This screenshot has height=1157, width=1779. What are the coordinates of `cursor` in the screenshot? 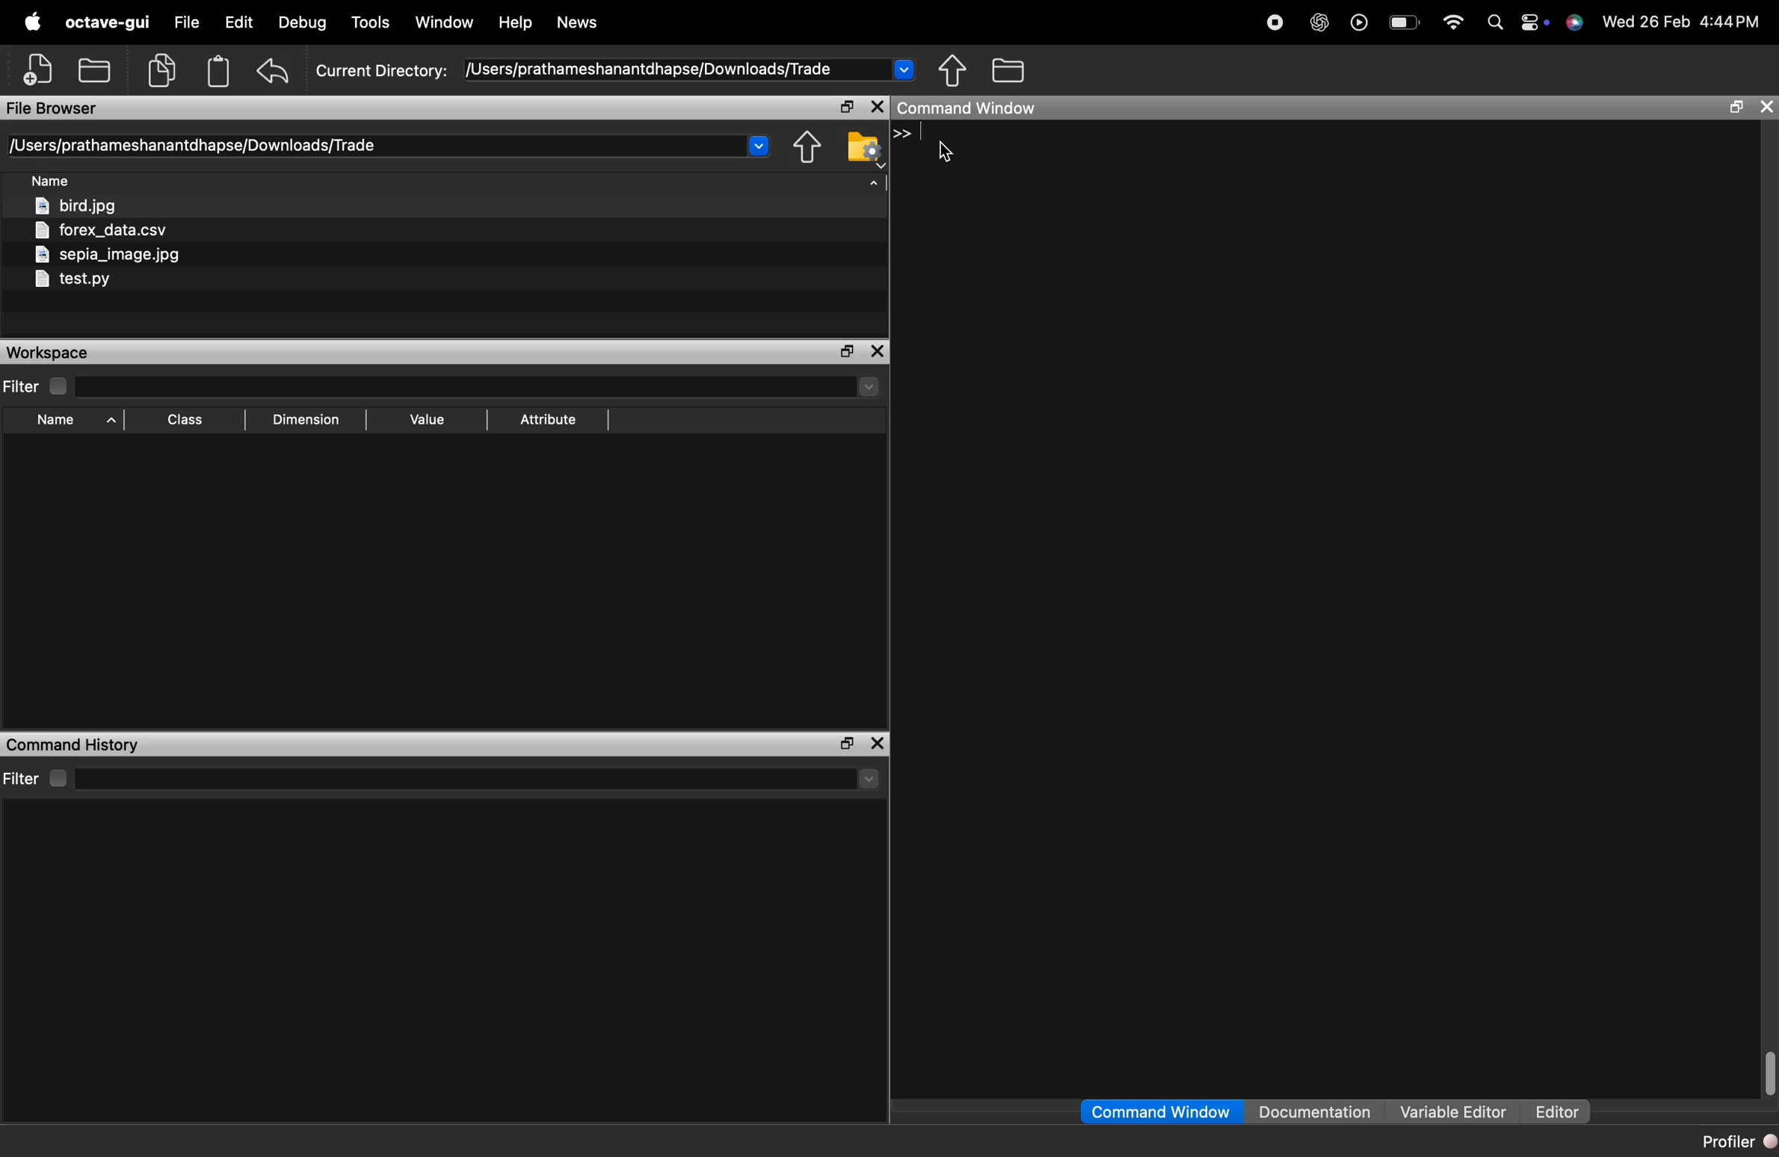 It's located at (946, 153).